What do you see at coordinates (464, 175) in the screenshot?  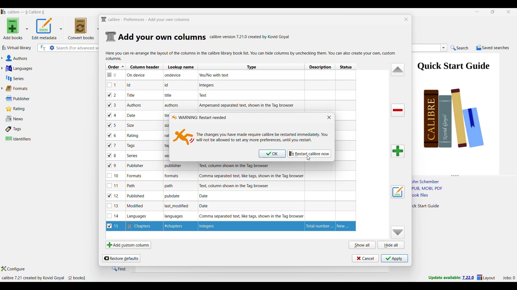 I see `Change height of columns attached to this panel` at bounding box center [464, 175].